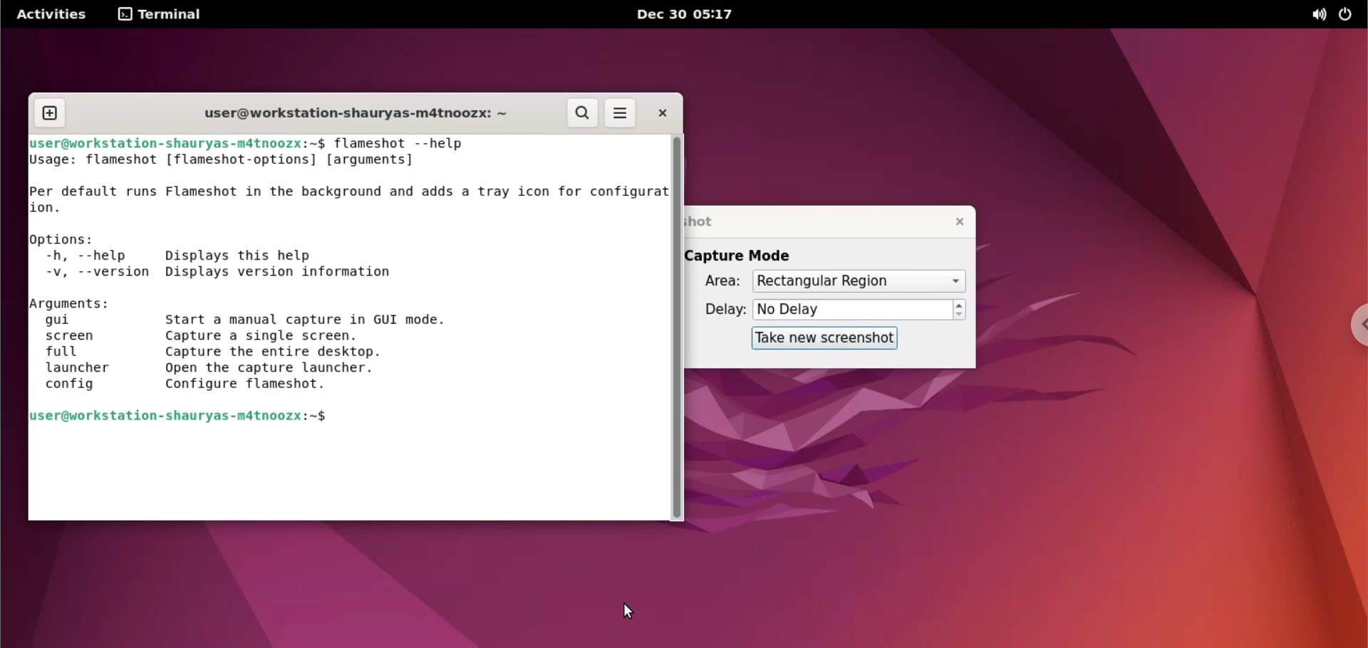 The image size is (1368, 648). What do you see at coordinates (824, 339) in the screenshot?
I see `take new screenshot` at bounding box center [824, 339].